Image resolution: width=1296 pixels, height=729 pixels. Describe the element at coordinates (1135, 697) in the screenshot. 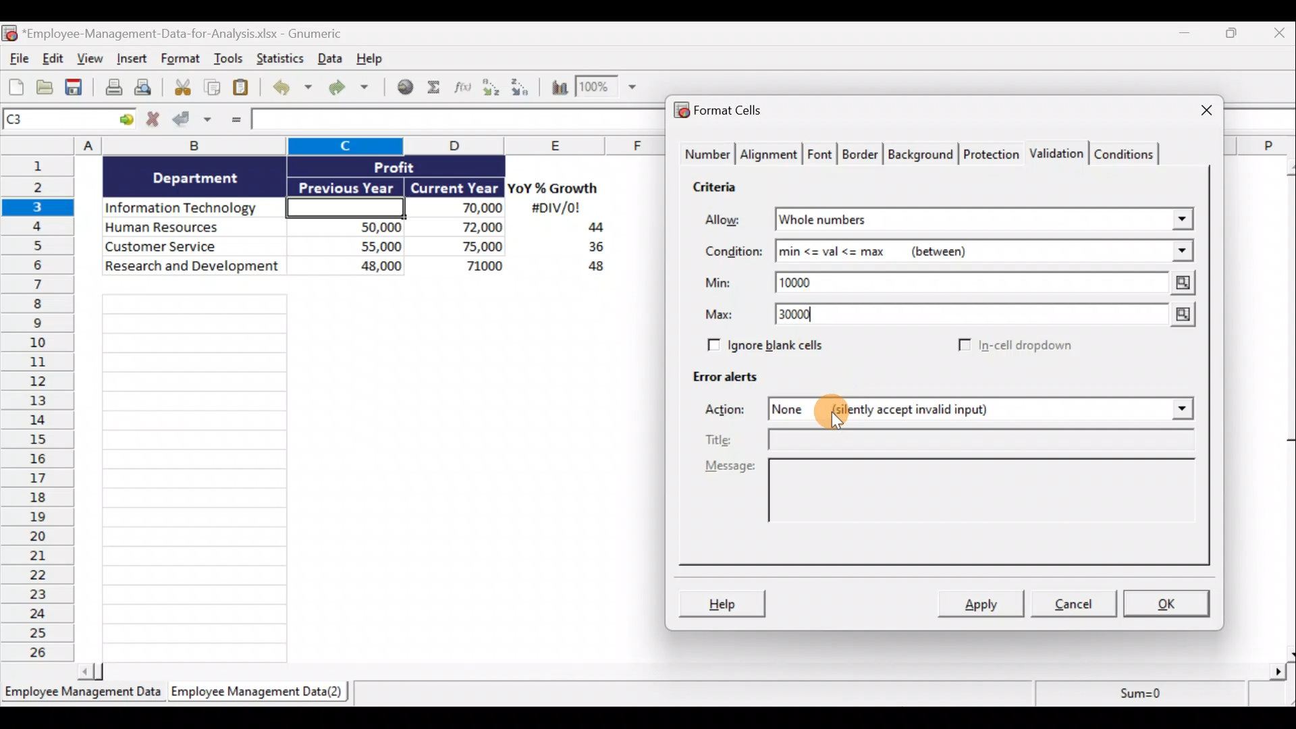

I see `Sum=0` at that location.